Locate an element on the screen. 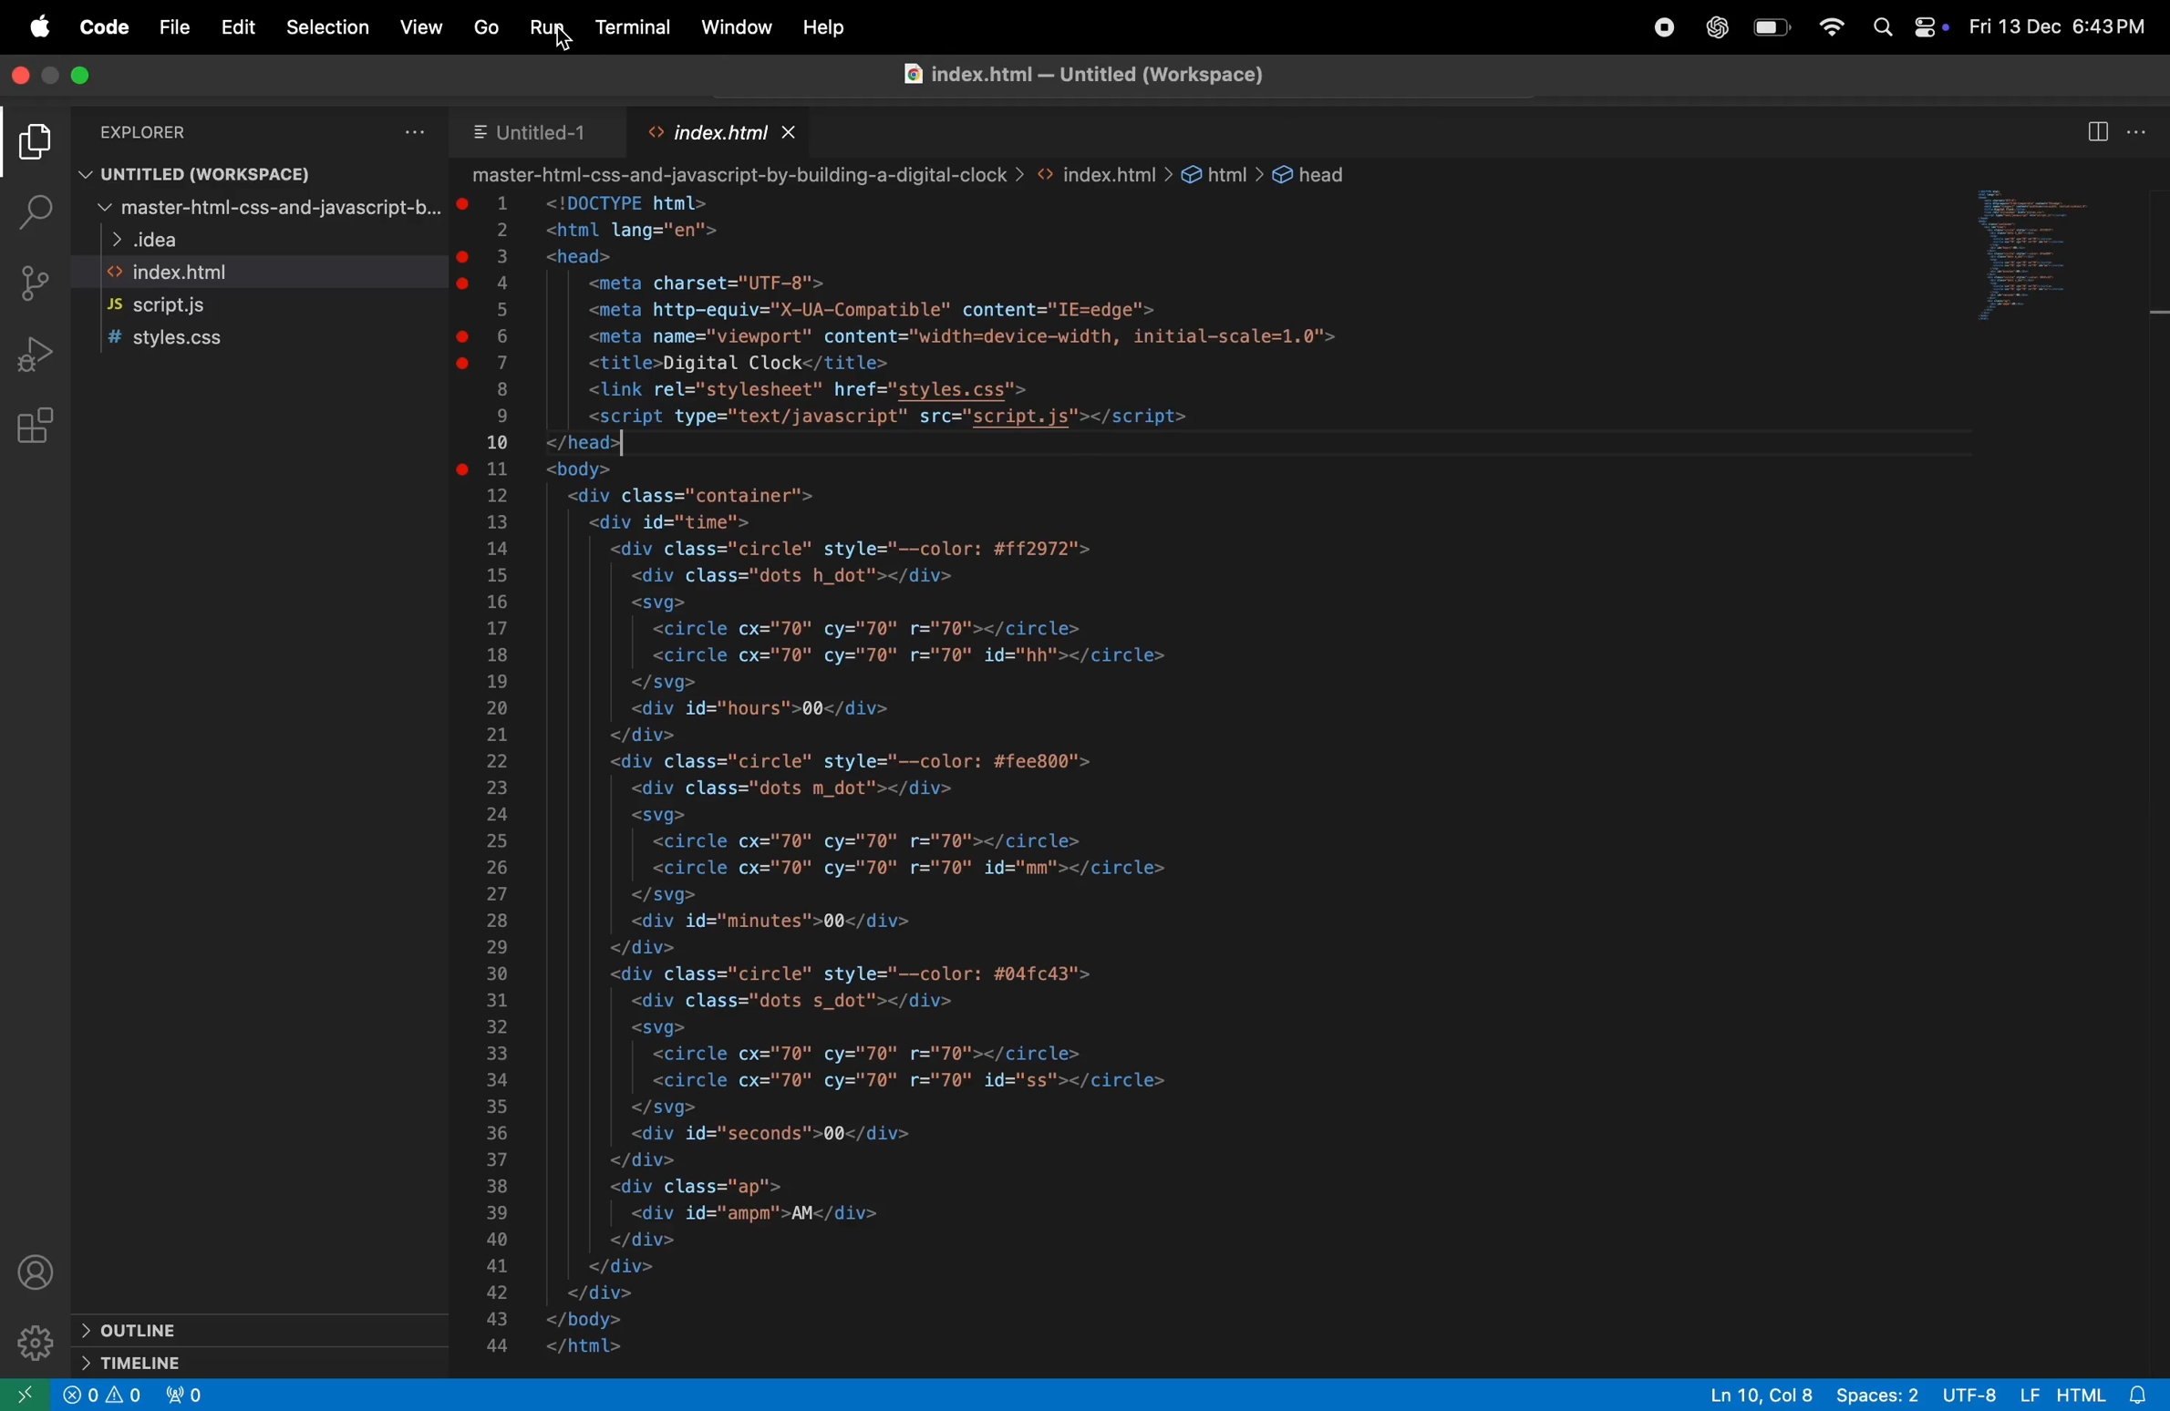 The image size is (2170, 1411). chatgpt is located at coordinates (1719, 29).